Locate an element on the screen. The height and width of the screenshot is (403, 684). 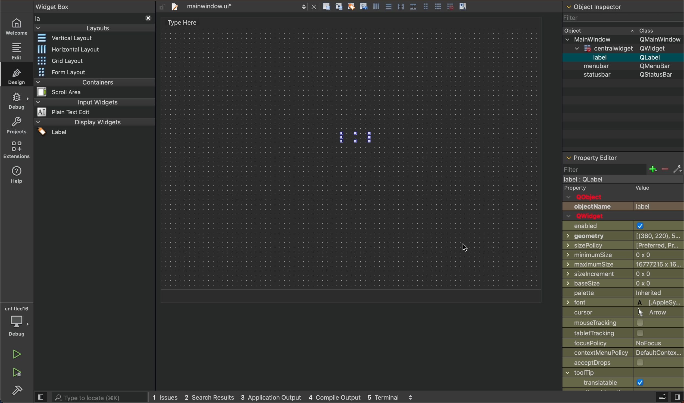
help is located at coordinates (15, 175).